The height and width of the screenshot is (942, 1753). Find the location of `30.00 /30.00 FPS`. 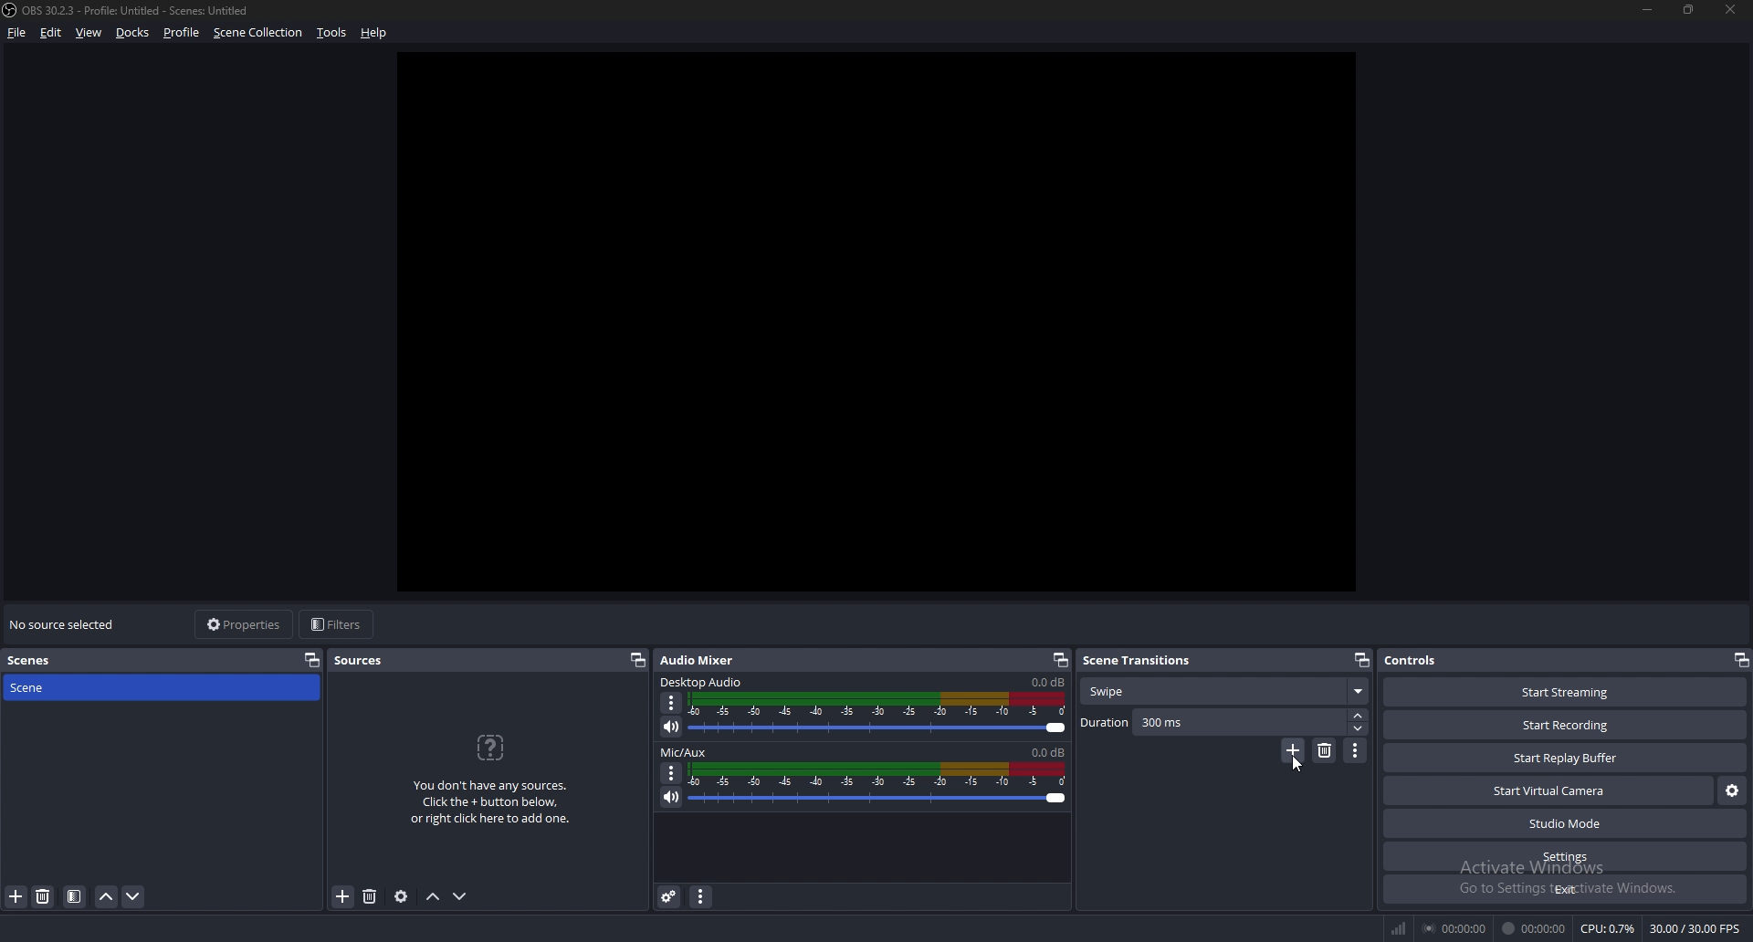

30.00 /30.00 FPS is located at coordinates (1695, 928).